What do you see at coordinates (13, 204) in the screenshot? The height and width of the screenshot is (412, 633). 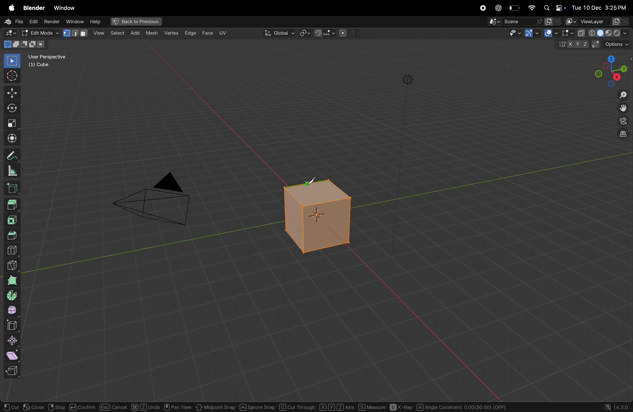 I see `Extrude region` at bounding box center [13, 204].